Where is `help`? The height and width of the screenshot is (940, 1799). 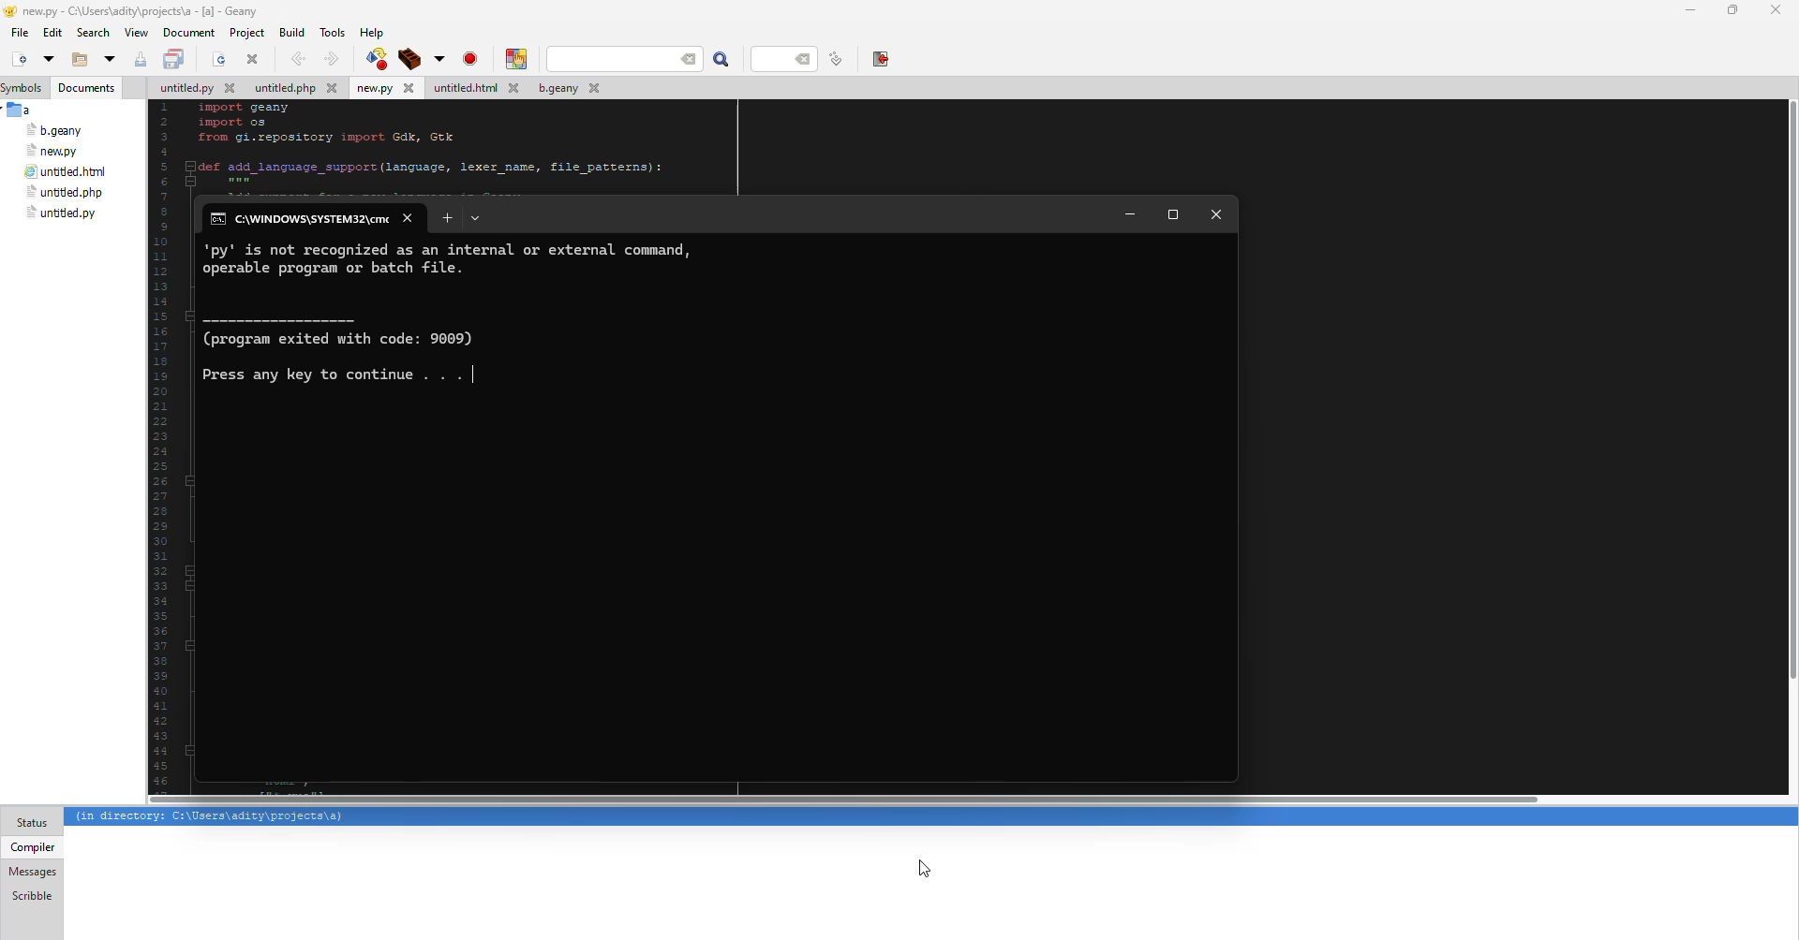 help is located at coordinates (373, 32).